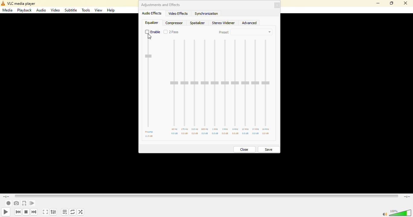 The height and width of the screenshot is (217, 413). I want to click on toggle playlist, so click(64, 212).